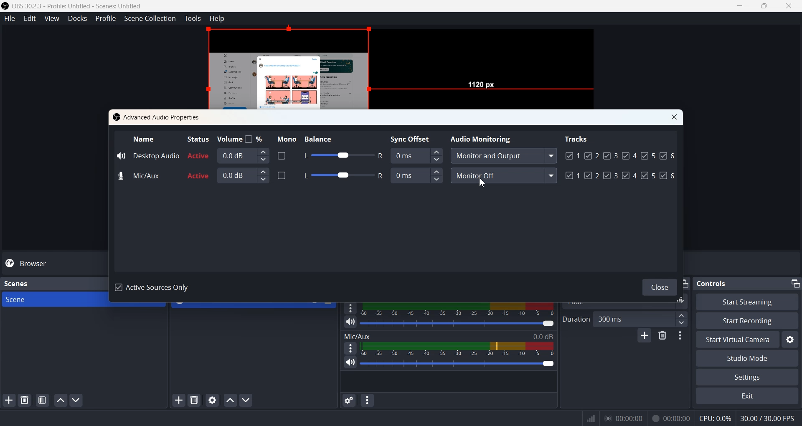 This screenshot has height=426, width=802. I want to click on Volume adjuster, so click(459, 323).